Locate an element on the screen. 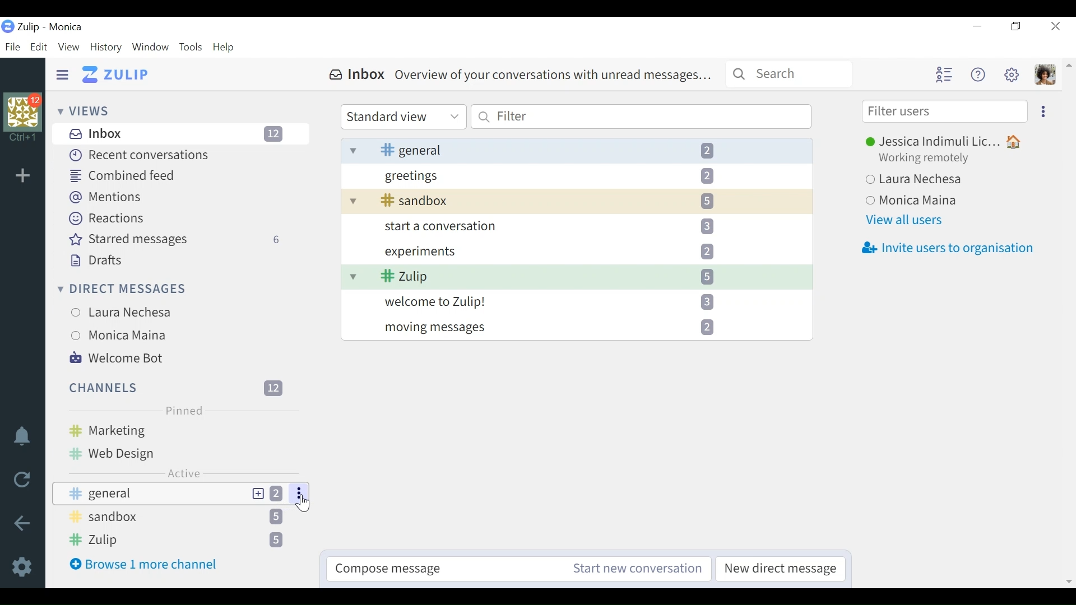  Organisation Profile picture is located at coordinates (24, 113).